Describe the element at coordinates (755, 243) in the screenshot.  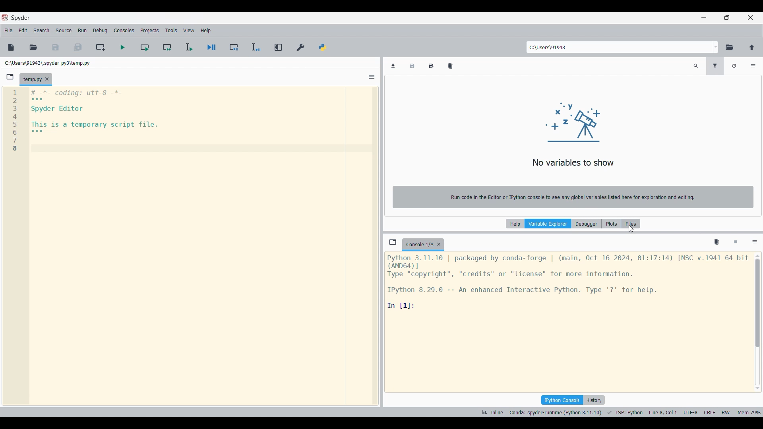
I see `Options` at that location.